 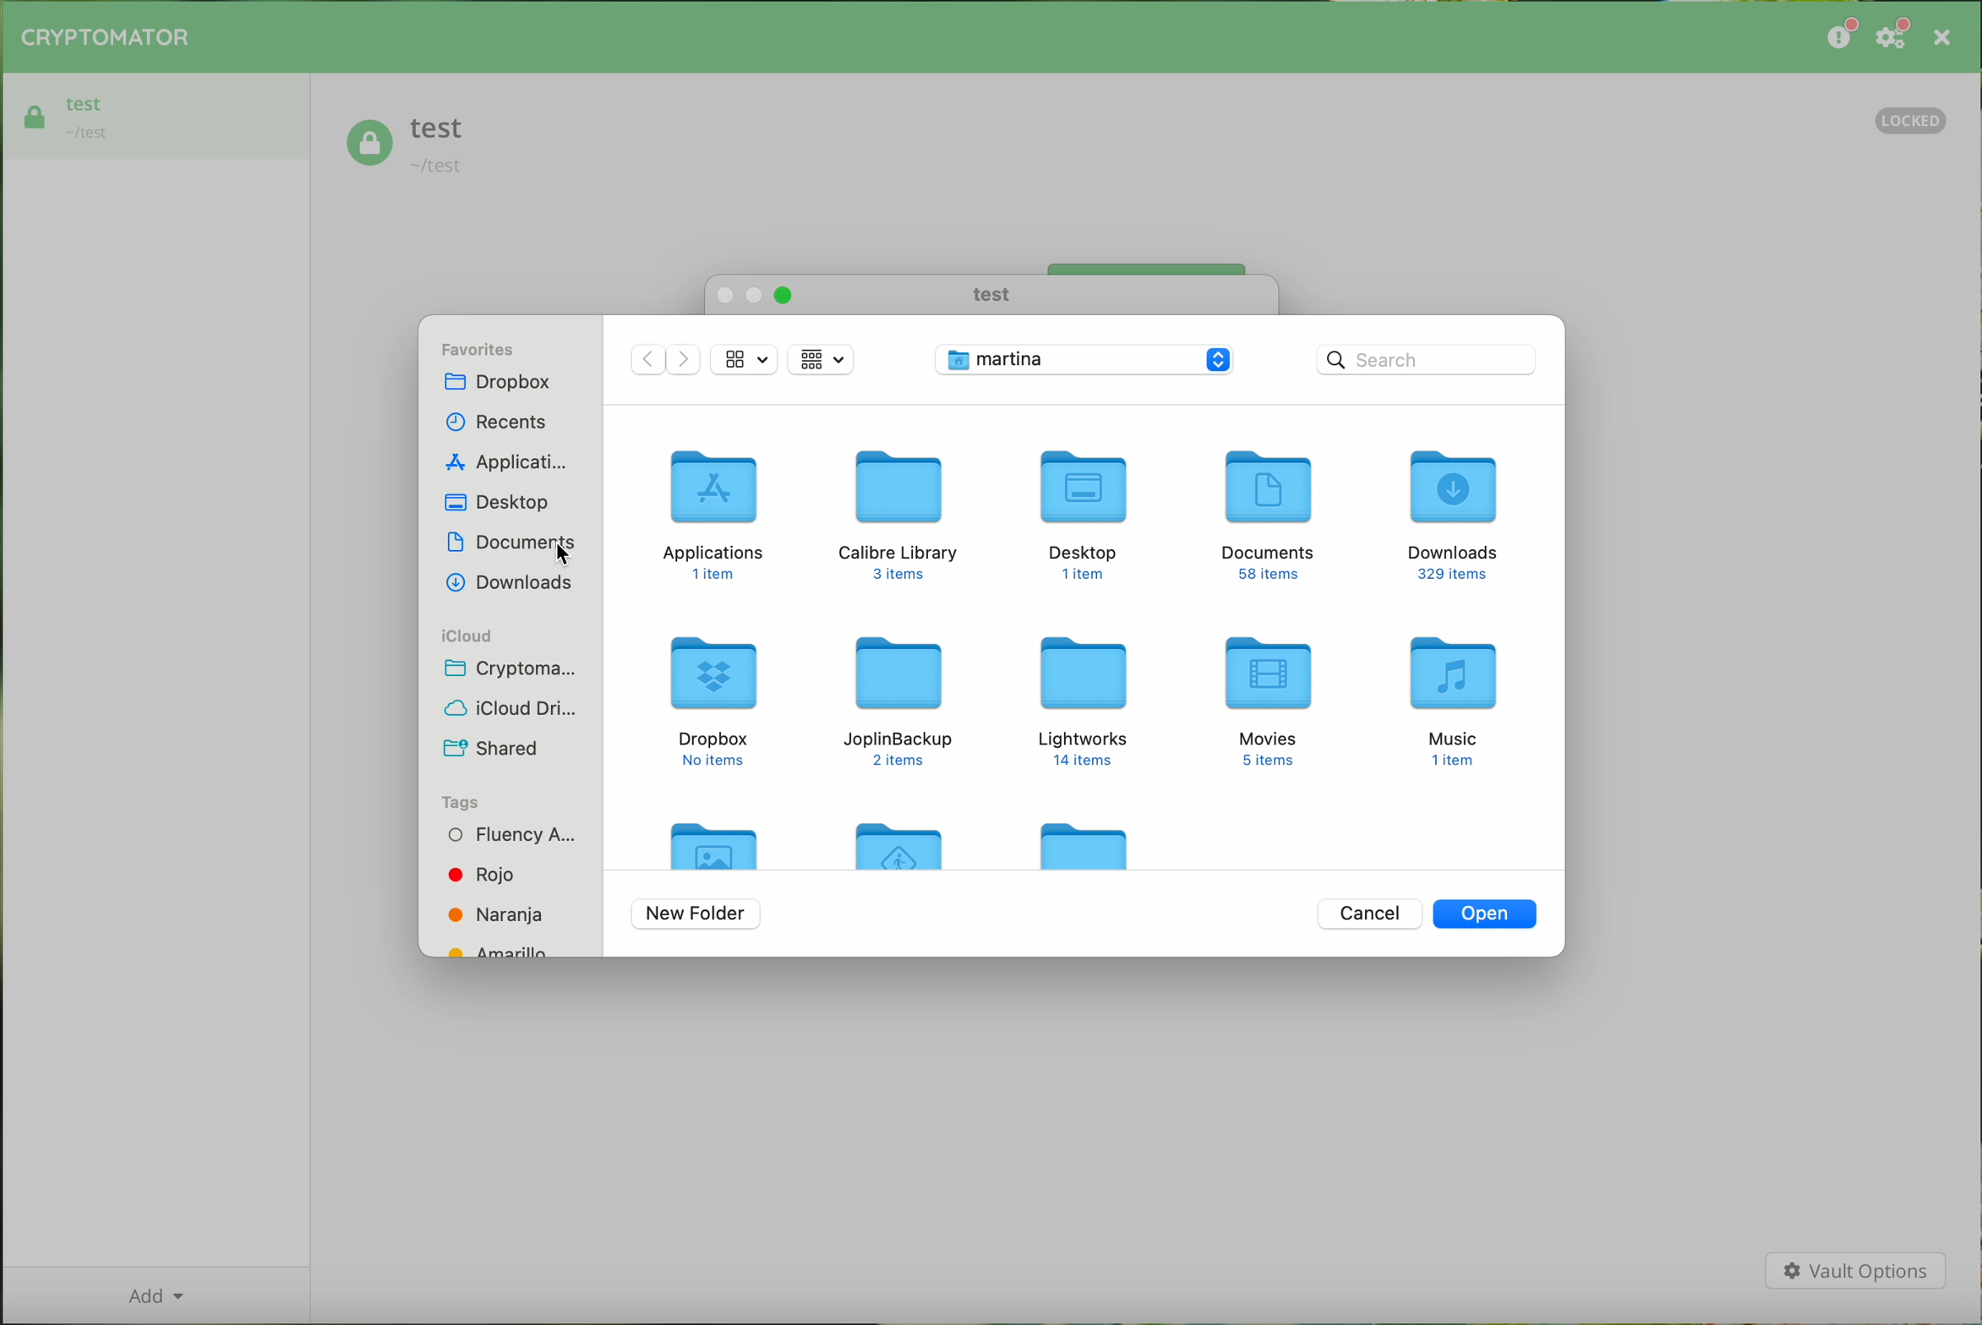 I want to click on applications, so click(x=717, y=515).